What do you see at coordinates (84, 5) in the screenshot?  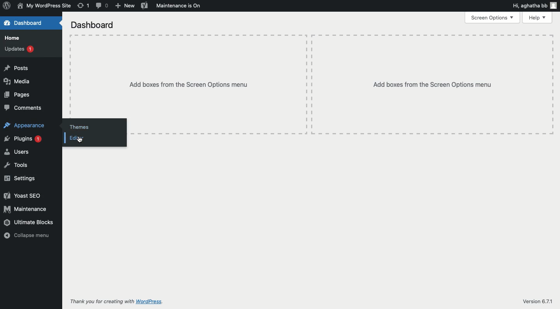 I see `Revision` at bounding box center [84, 5].